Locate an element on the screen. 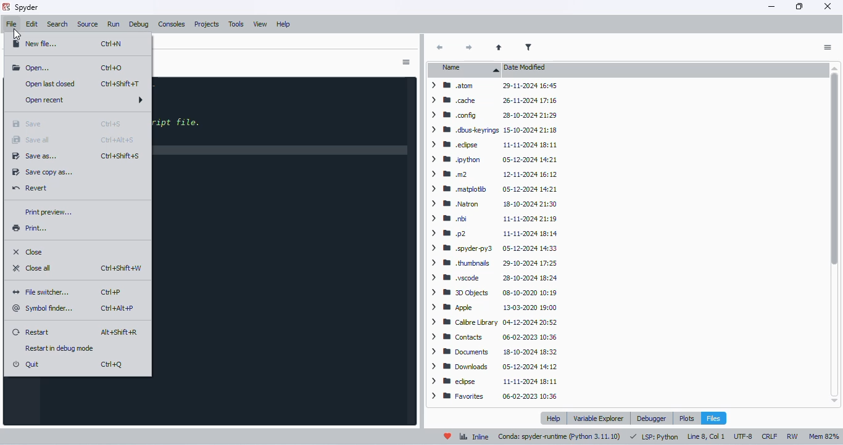 The height and width of the screenshot is (445, 843). shortcut for save is located at coordinates (112, 123).